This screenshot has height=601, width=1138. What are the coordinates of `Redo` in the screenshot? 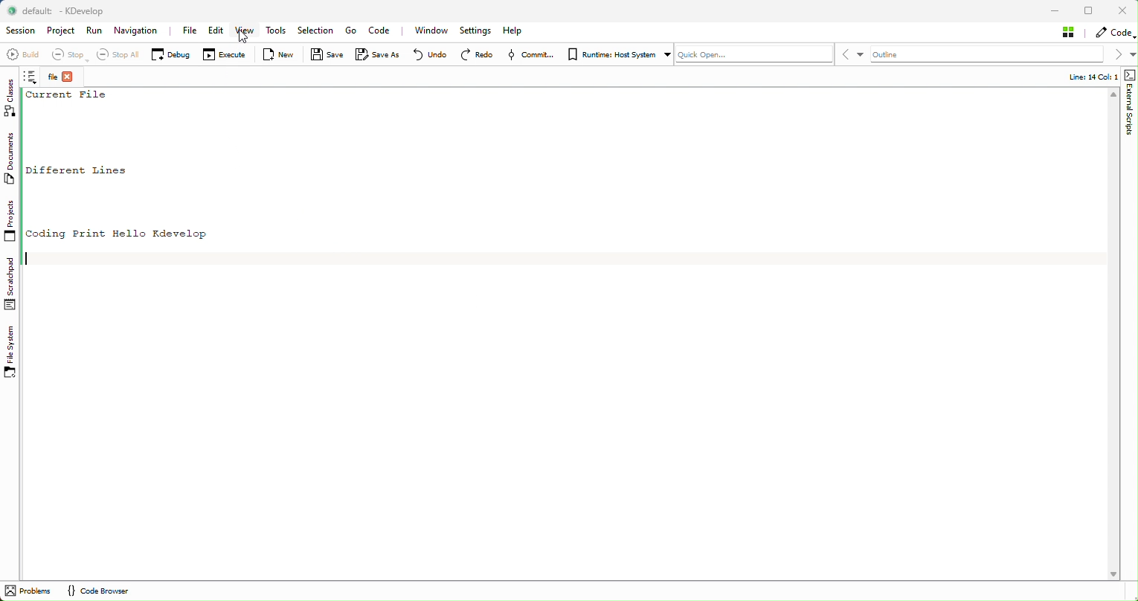 It's located at (479, 54).